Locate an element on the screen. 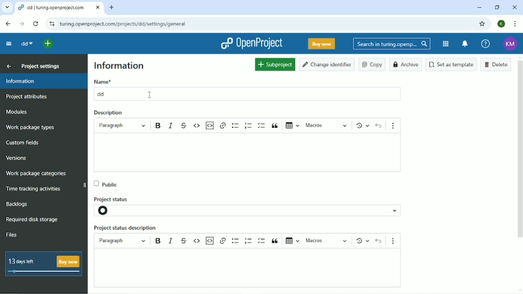 This screenshot has height=294, width=523. bold is located at coordinates (157, 240).